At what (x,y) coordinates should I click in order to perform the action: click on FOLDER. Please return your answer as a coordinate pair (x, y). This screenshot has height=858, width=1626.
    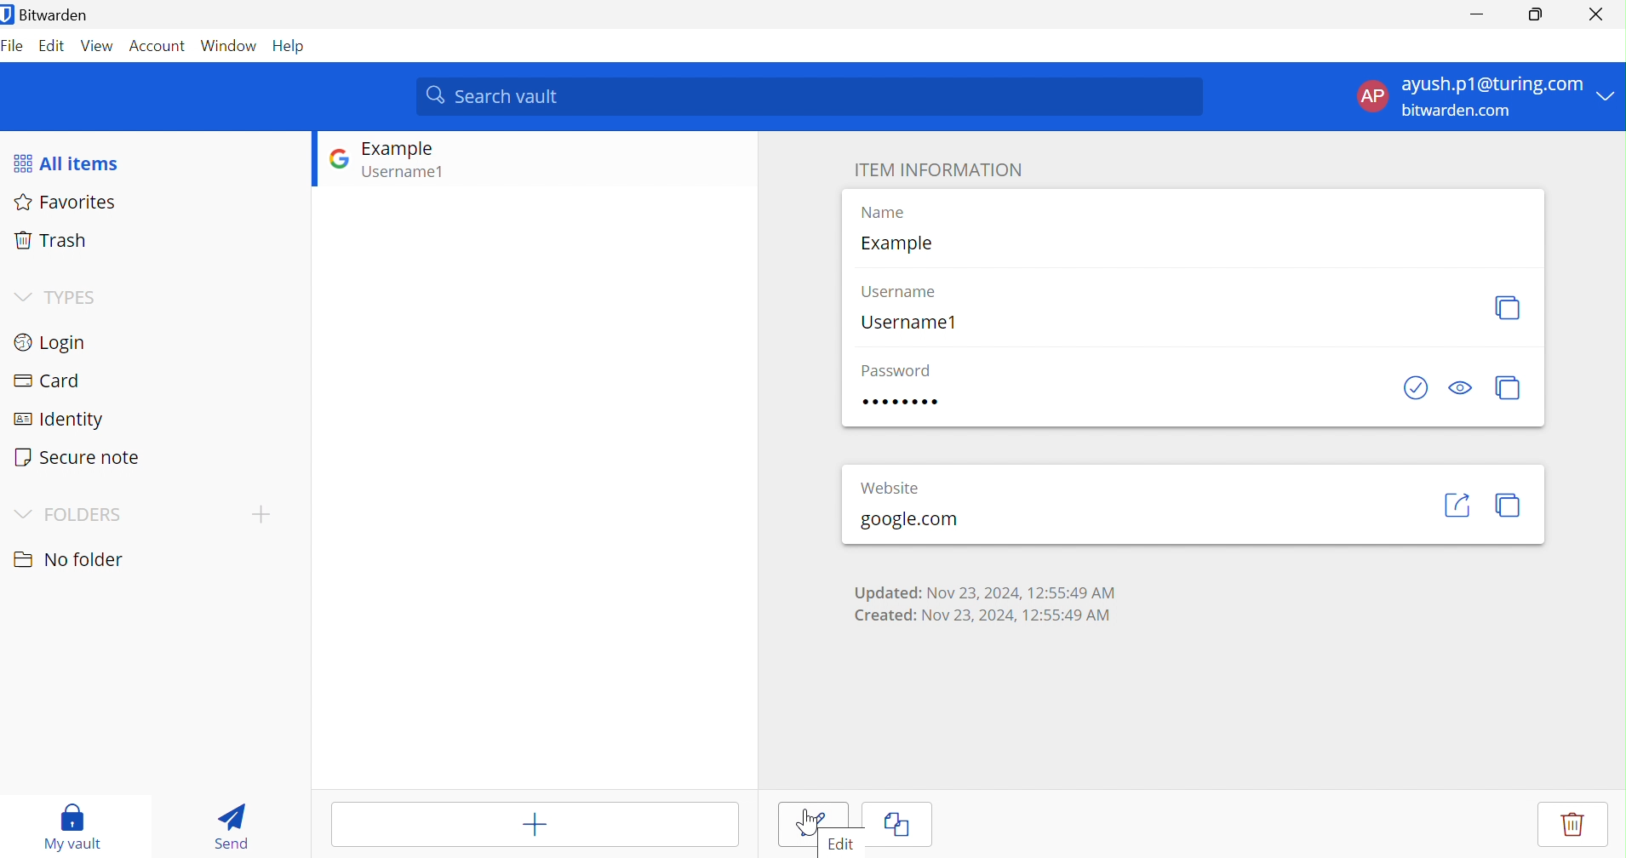
    Looking at the image, I should click on (84, 513).